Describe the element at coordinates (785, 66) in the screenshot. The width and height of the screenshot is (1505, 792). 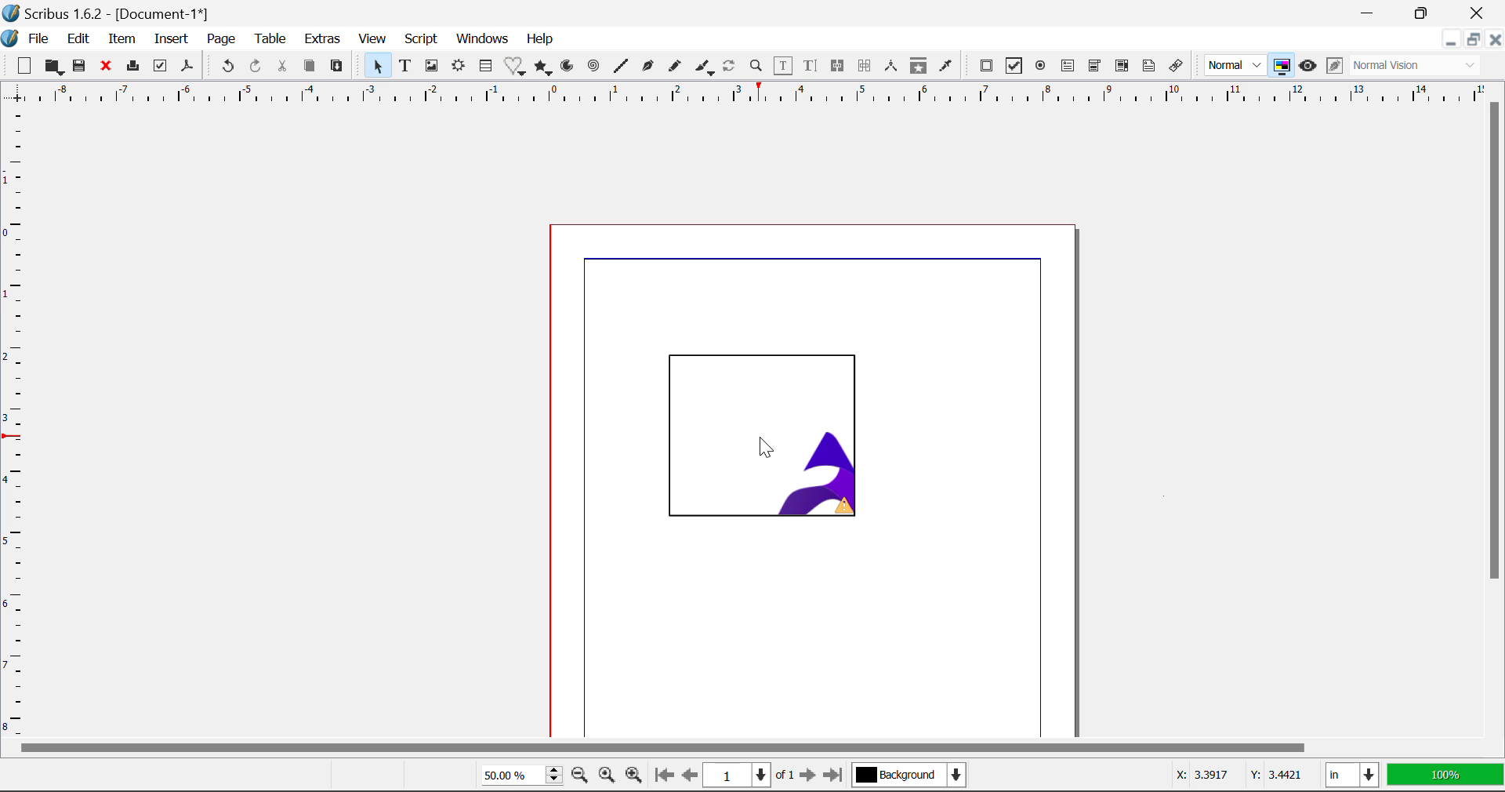
I see `Edit Contents of Frame` at that location.